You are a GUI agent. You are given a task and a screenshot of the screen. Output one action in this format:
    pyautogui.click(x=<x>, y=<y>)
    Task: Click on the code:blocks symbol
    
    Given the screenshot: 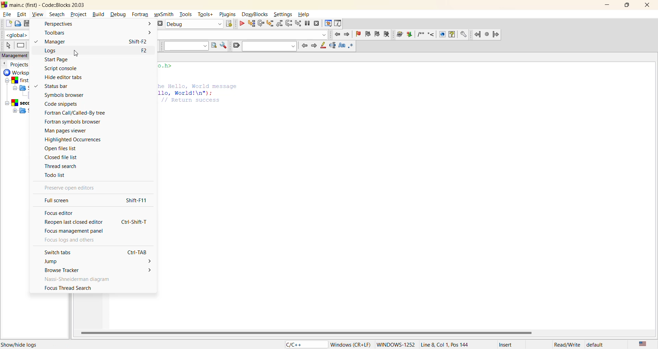 What is the action you would take?
    pyautogui.click(x=4, y=4)
    